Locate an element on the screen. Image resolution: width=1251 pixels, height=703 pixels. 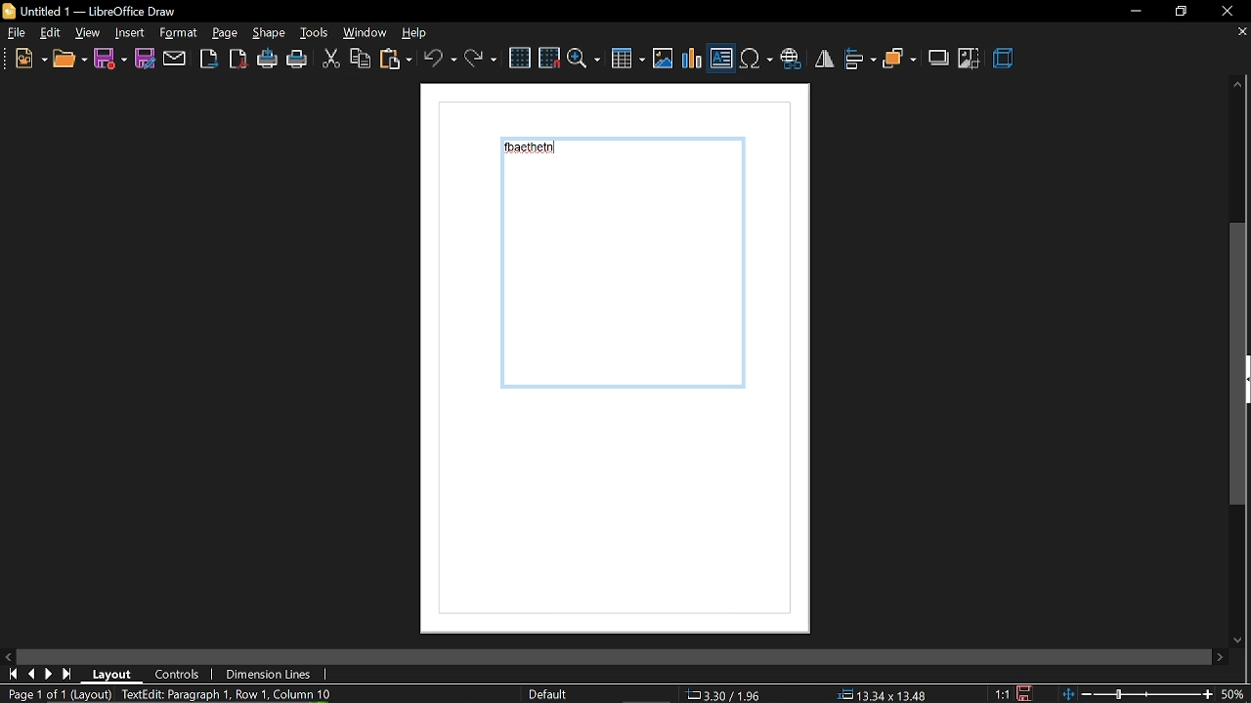
save is located at coordinates (111, 60).